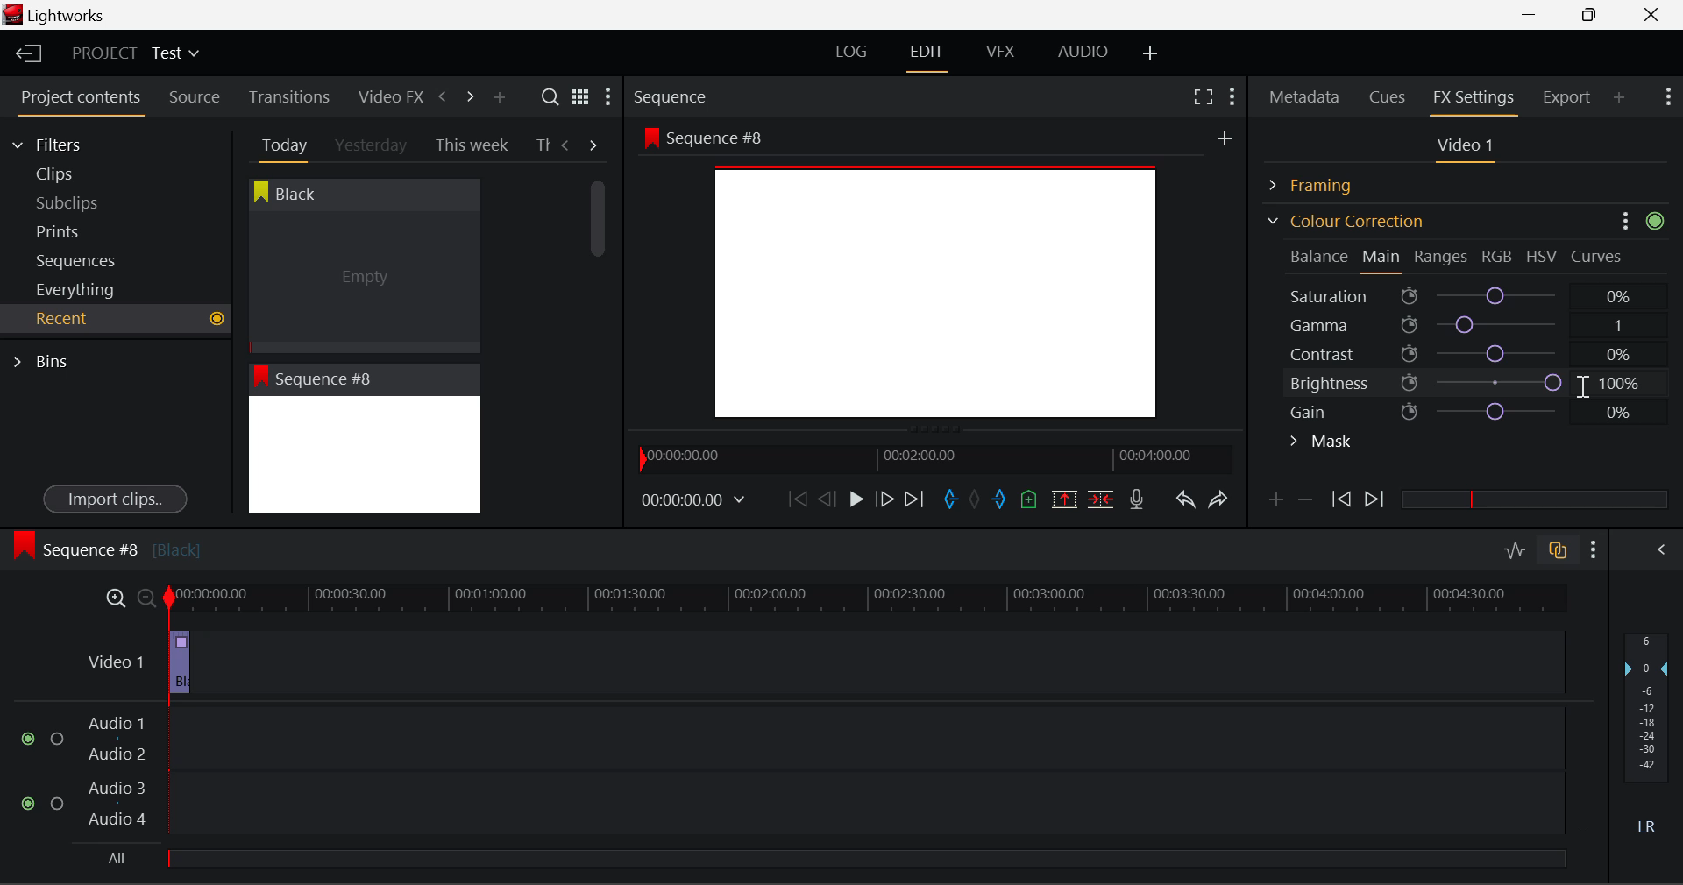 The width and height of the screenshot is (1683, 885). Describe the element at coordinates (865, 858) in the screenshot. I see `slider` at that location.